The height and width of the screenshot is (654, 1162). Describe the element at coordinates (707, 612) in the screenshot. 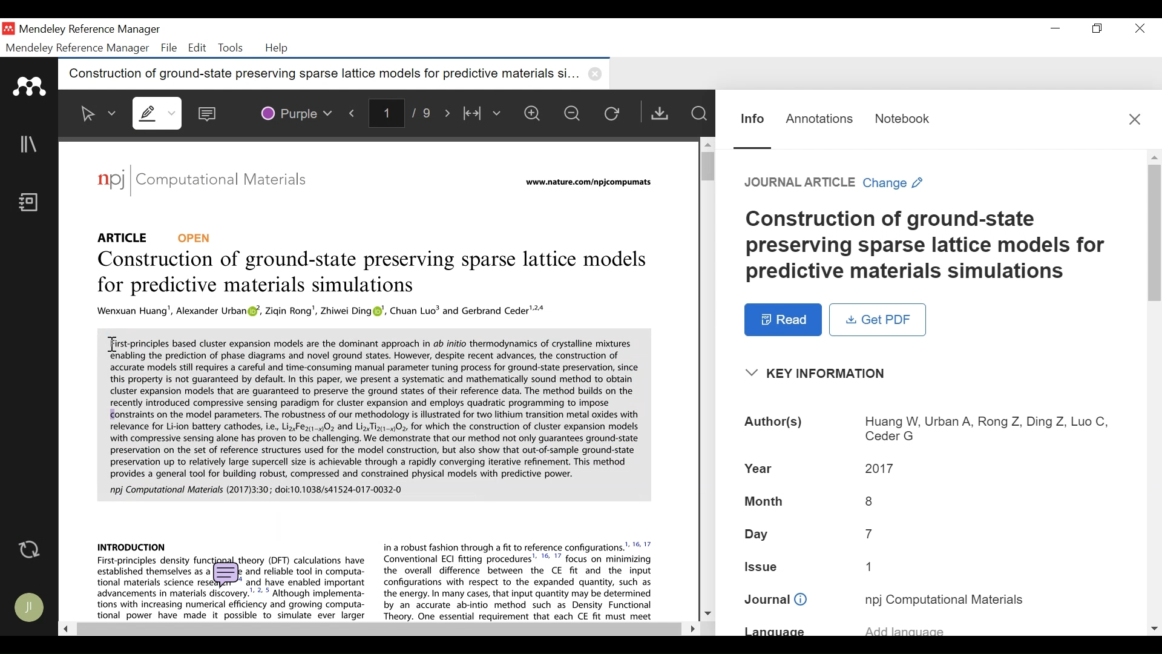

I see `Scroll down` at that location.